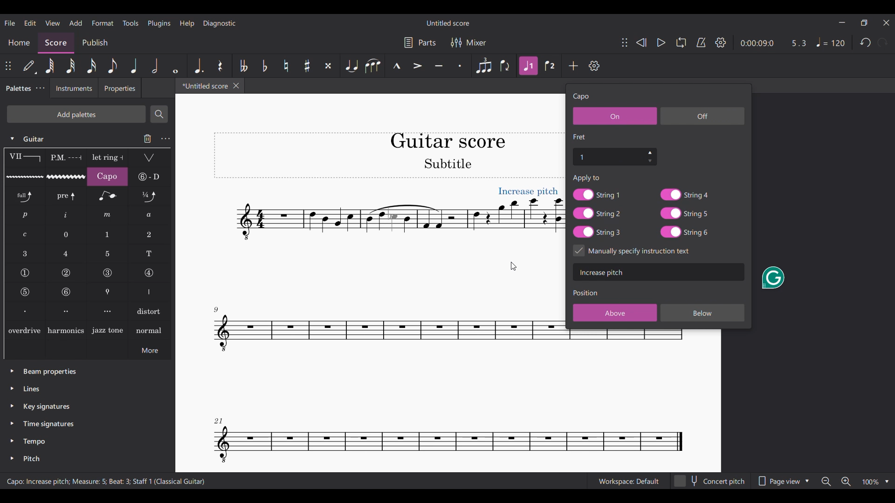 This screenshot has width=895, height=503. Describe the element at coordinates (447, 23) in the screenshot. I see `Score title` at that location.